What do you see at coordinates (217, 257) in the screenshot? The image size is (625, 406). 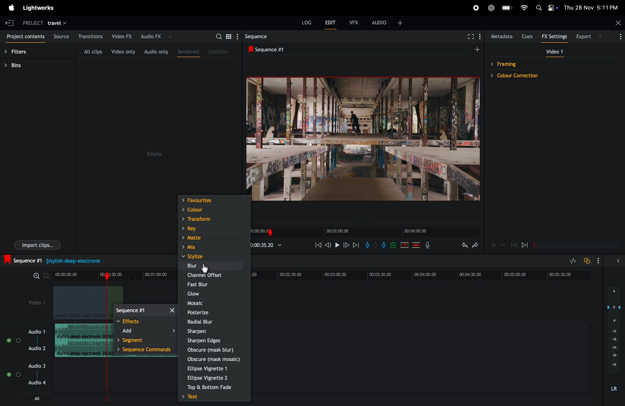 I see `stylize` at bounding box center [217, 257].